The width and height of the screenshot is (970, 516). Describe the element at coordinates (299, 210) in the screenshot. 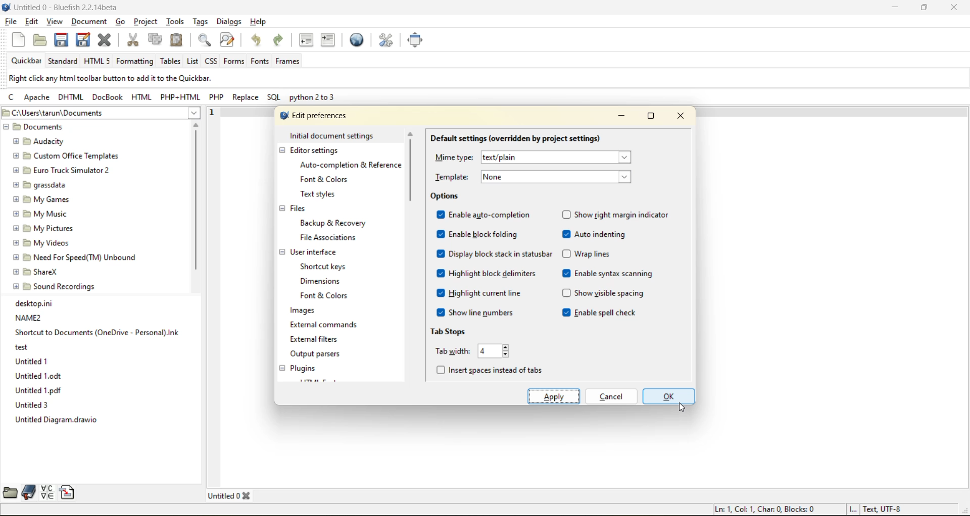

I see `files` at that location.